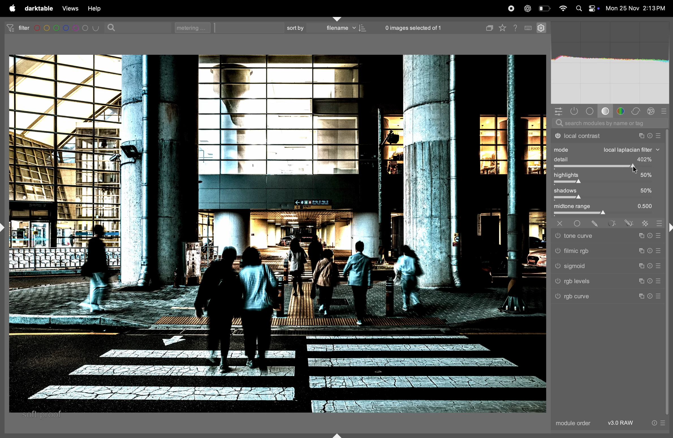  I want to click on uniformly, so click(578, 224).